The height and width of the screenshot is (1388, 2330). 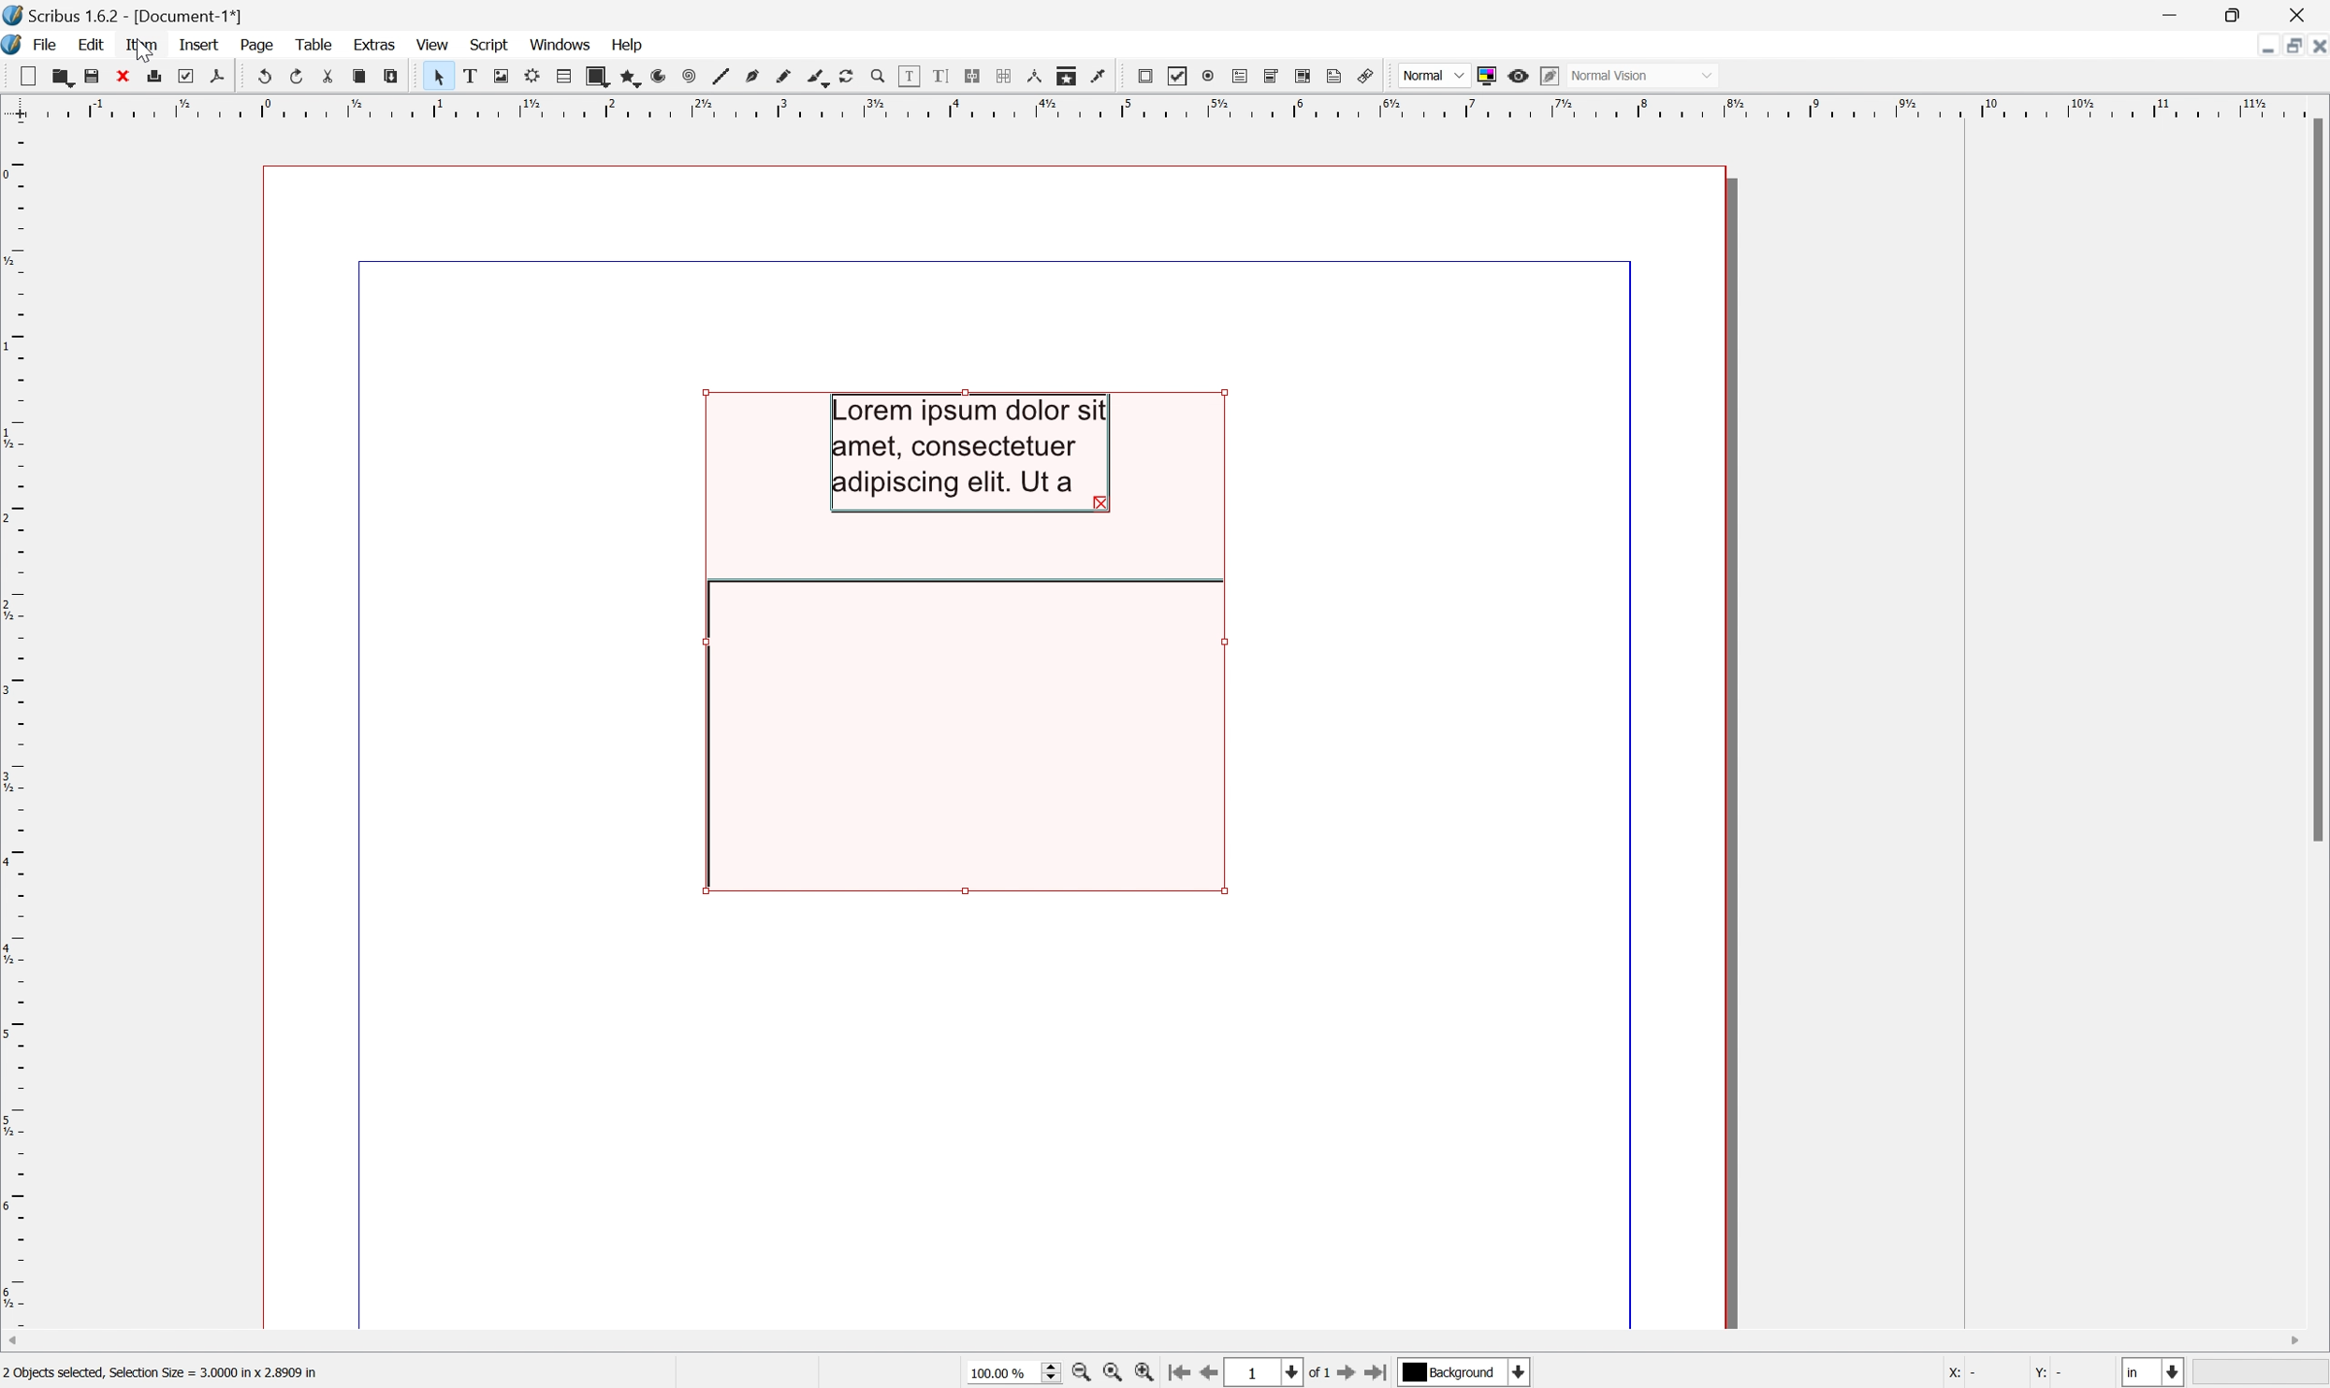 I want to click on Image frame, so click(x=497, y=75).